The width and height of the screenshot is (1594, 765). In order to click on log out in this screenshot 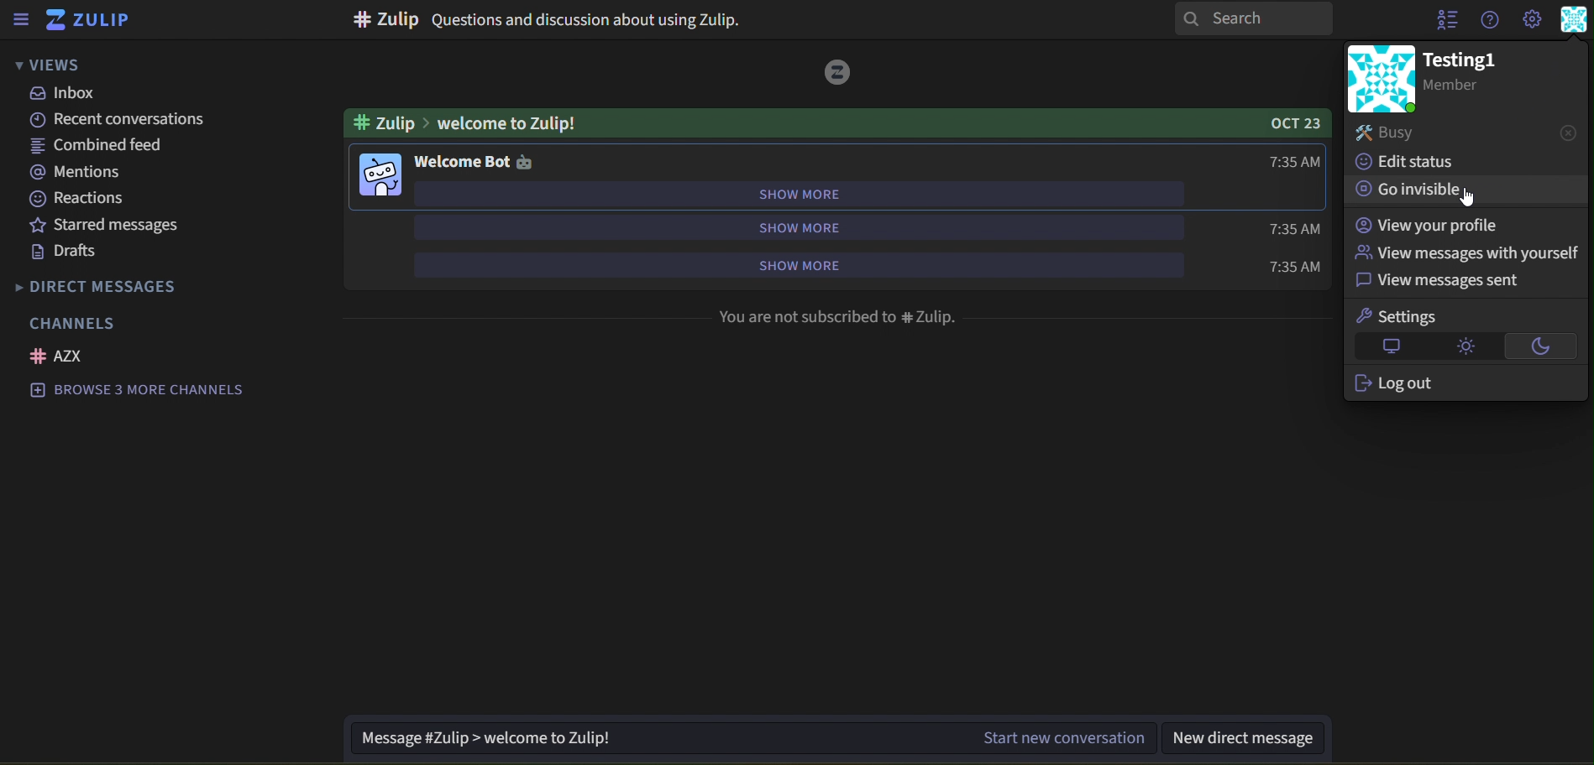, I will do `click(1445, 384)`.